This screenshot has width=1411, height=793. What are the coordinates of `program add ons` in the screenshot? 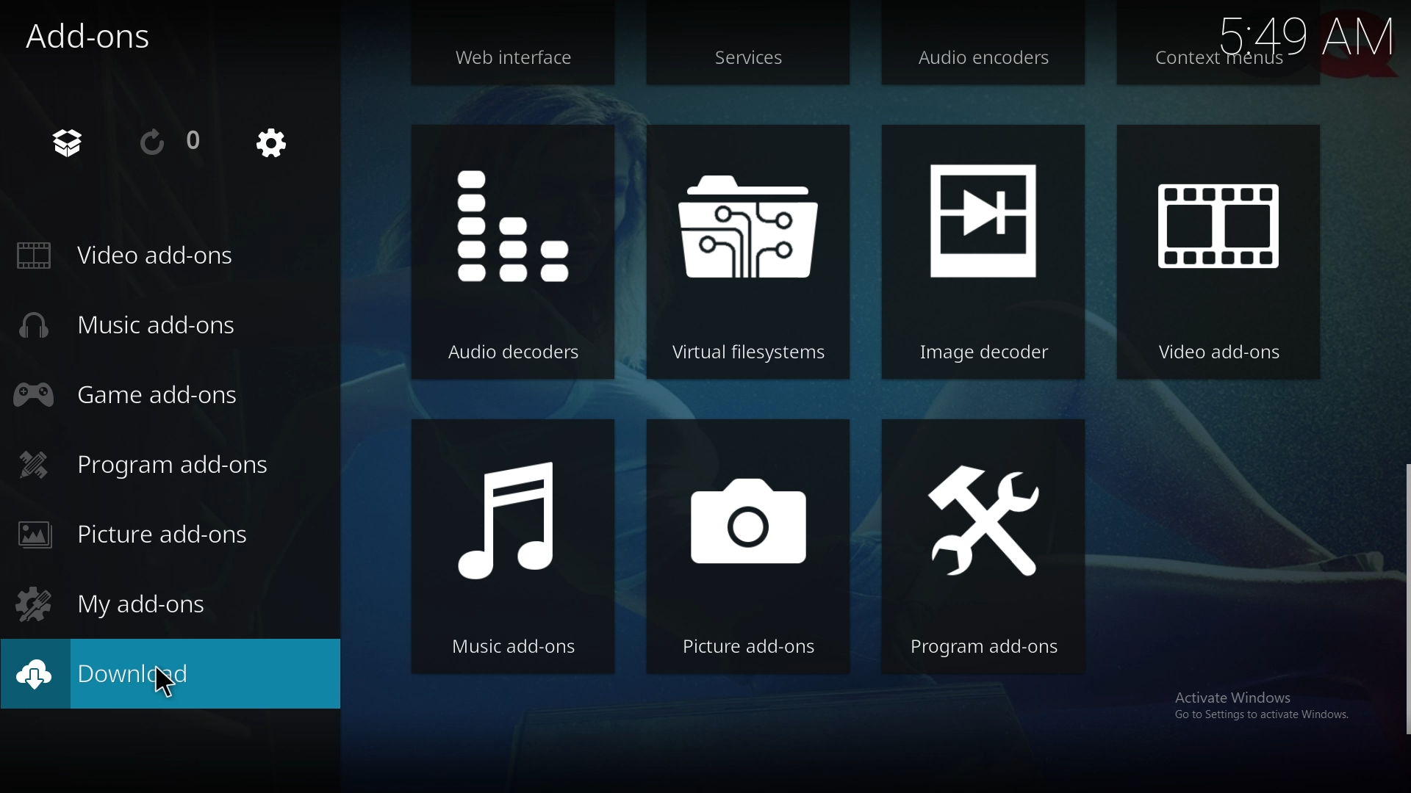 It's located at (157, 462).